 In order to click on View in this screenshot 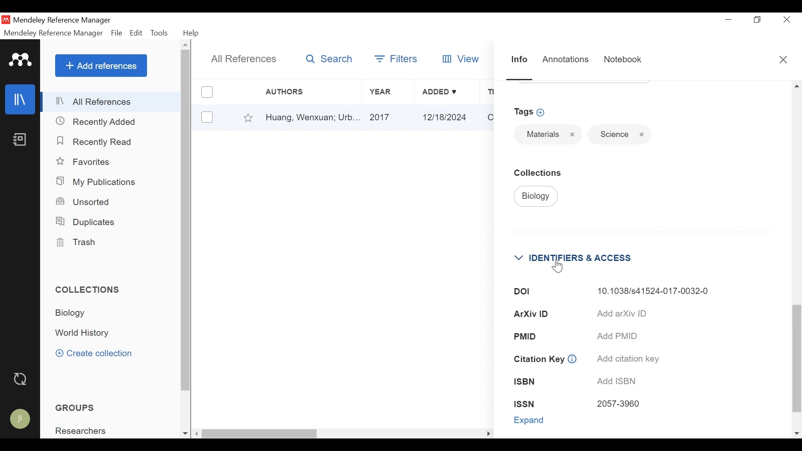, I will do `click(462, 58)`.